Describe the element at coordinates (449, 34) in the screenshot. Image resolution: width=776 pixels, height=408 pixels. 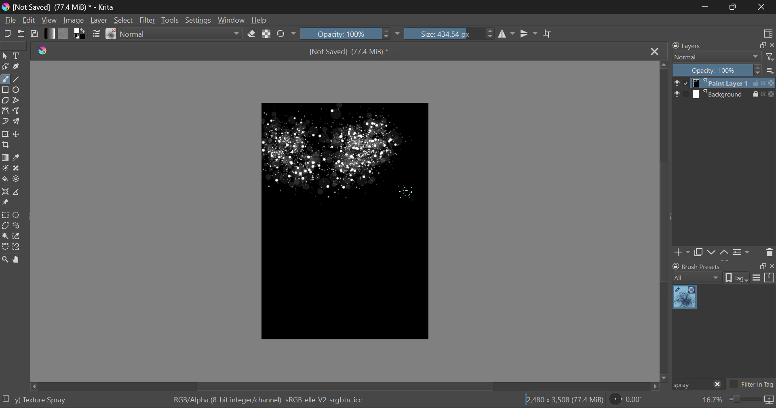
I see `Brush Size` at that location.